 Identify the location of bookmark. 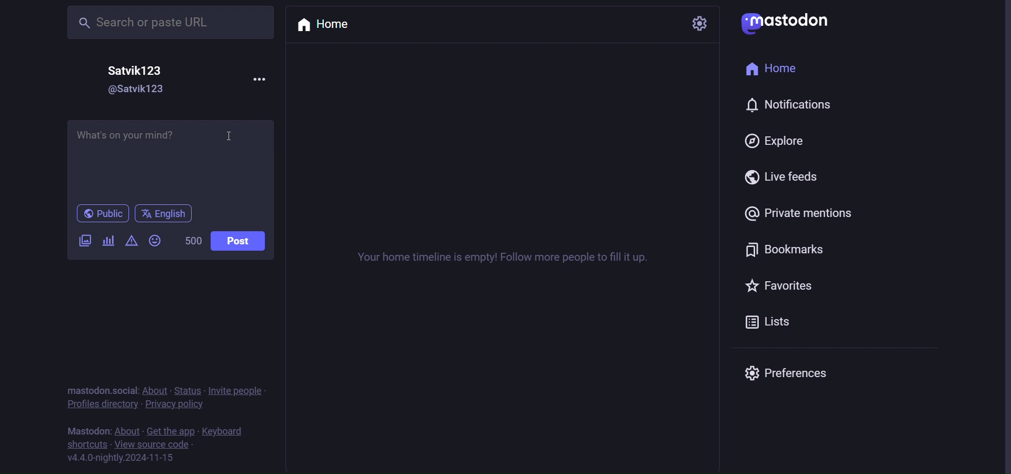
(782, 248).